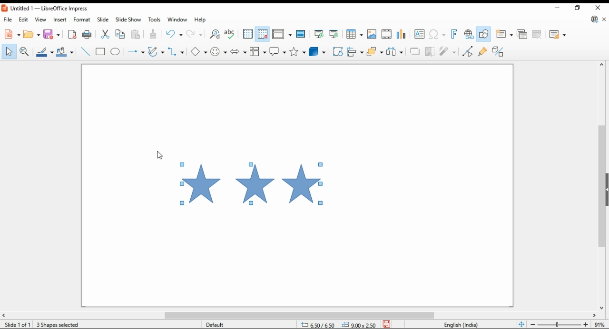  I want to click on edit, so click(23, 19).